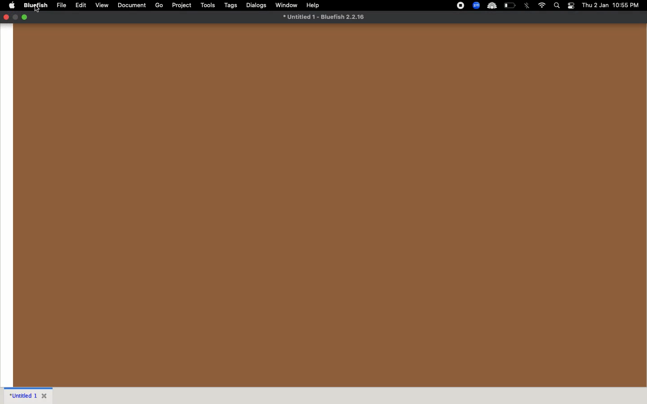 This screenshot has width=647, height=404. What do you see at coordinates (182, 5) in the screenshot?
I see `project` at bounding box center [182, 5].